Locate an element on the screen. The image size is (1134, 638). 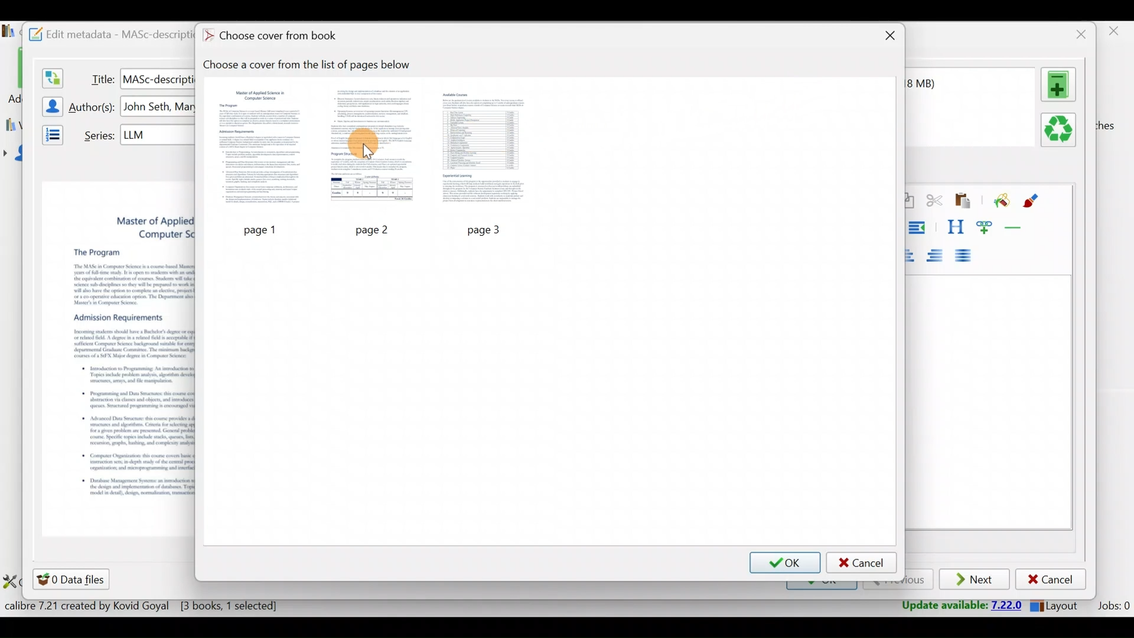
Layouts is located at coordinates (1058, 606).